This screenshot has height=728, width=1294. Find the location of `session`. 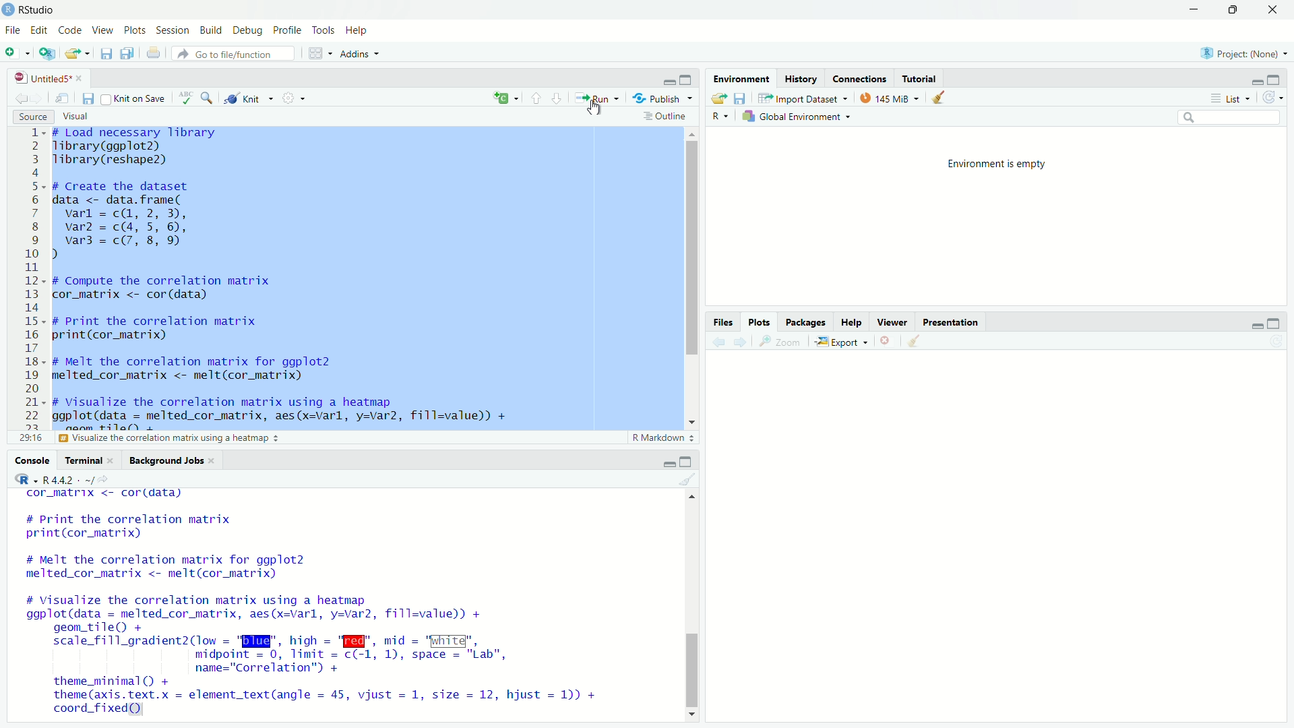

session is located at coordinates (173, 31).